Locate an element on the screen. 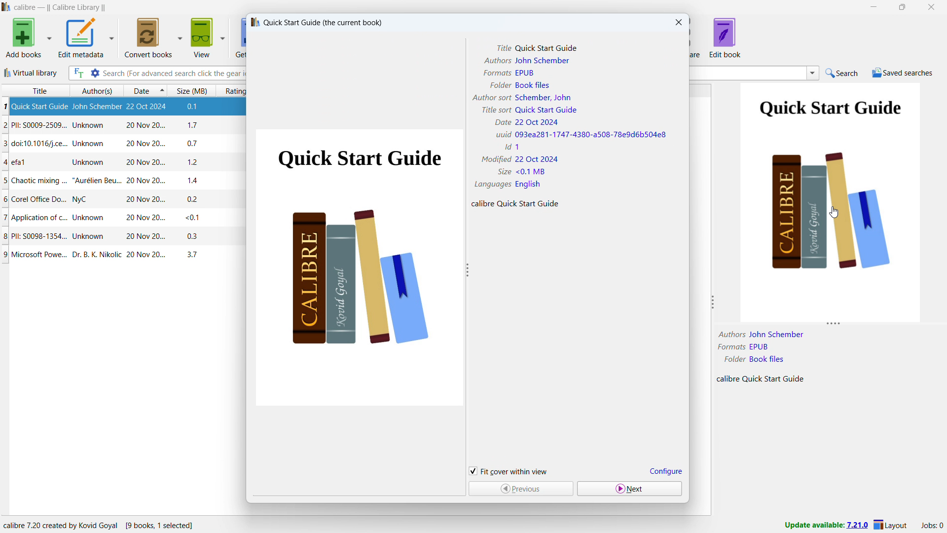 Image resolution: width=947 pixels, height=533 pixels. title is located at coordinates (34, 90).